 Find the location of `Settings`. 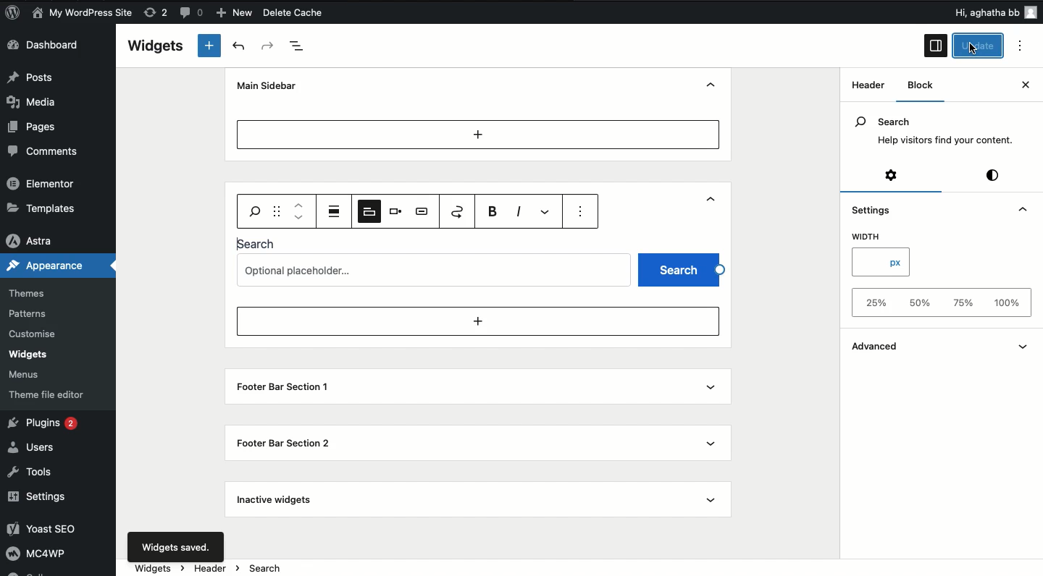

Settings is located at coordinates (871, 208).